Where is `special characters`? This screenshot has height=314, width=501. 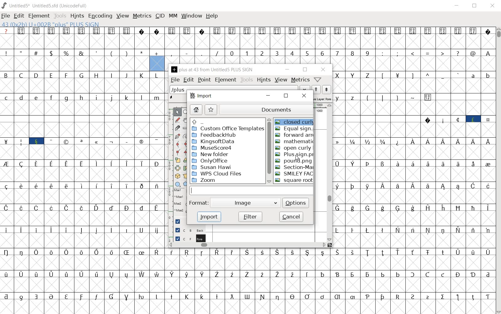 special characters is located at coordinates (106, 149).